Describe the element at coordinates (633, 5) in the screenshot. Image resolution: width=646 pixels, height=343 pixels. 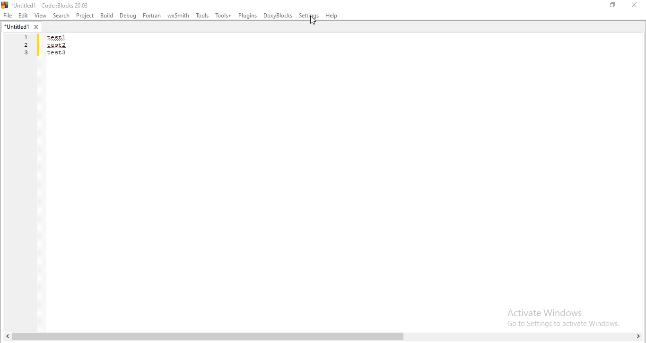
I see `Close` at that location.